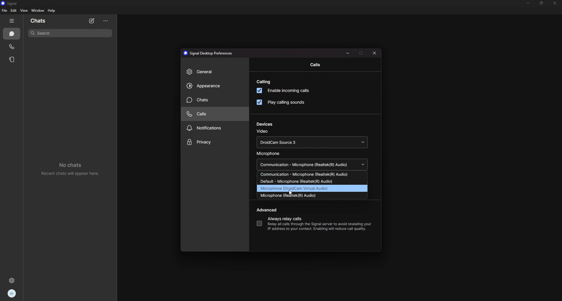 The height and width of the screenshot is (301, 562). Describe the element at coordinates (215, 142) in the screenshot. I see `privacy` at that location.